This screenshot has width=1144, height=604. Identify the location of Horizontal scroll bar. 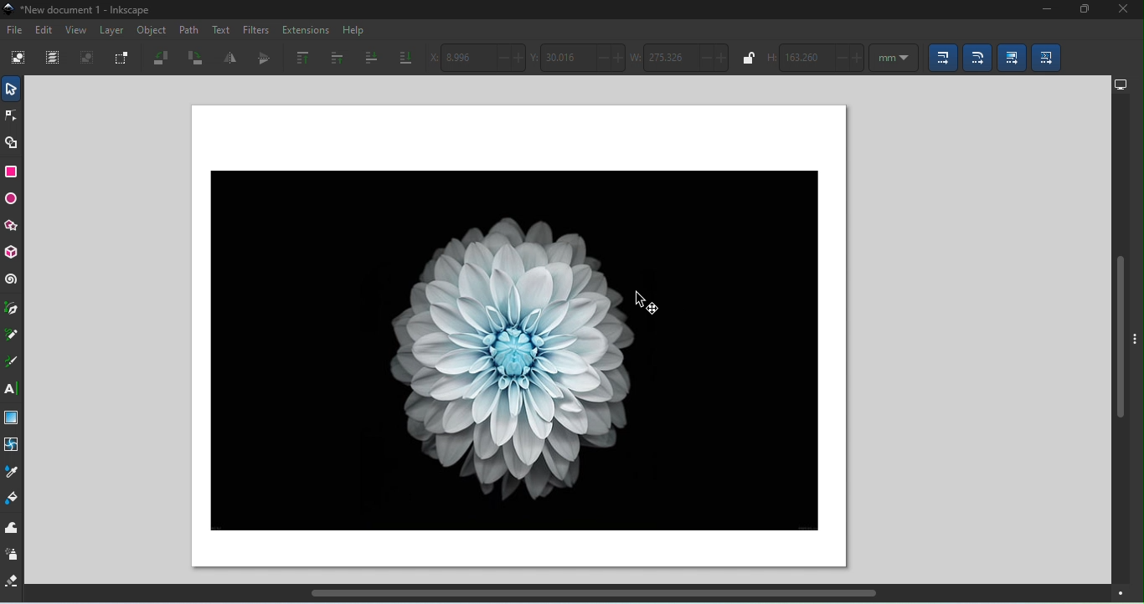
(591, 596).